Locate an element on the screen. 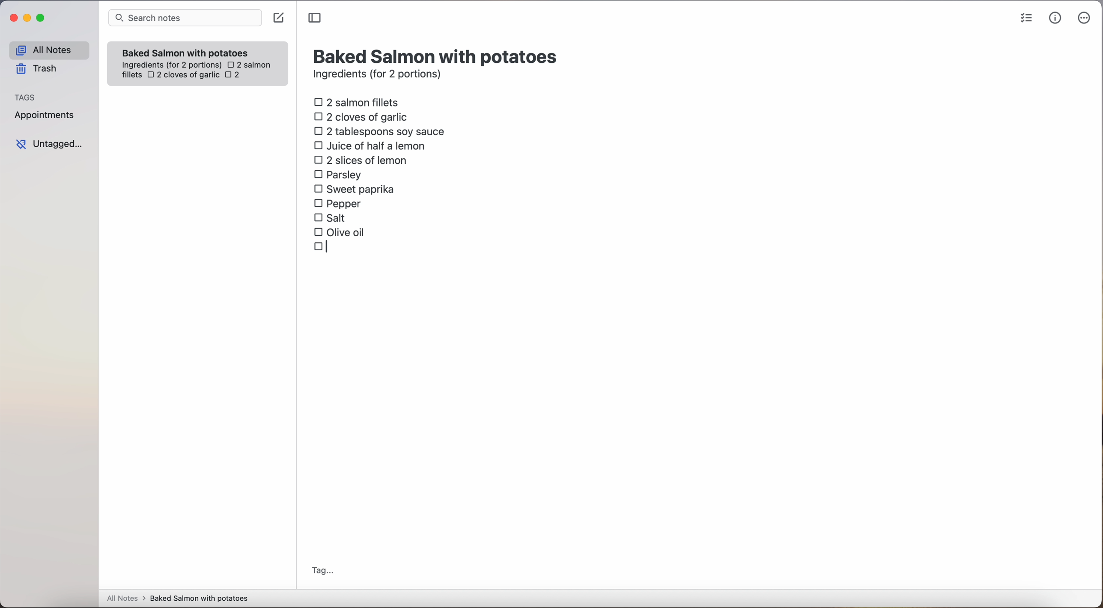 This screenshot has height=608, width=1103. maximize is located at coordinates (42, 18).